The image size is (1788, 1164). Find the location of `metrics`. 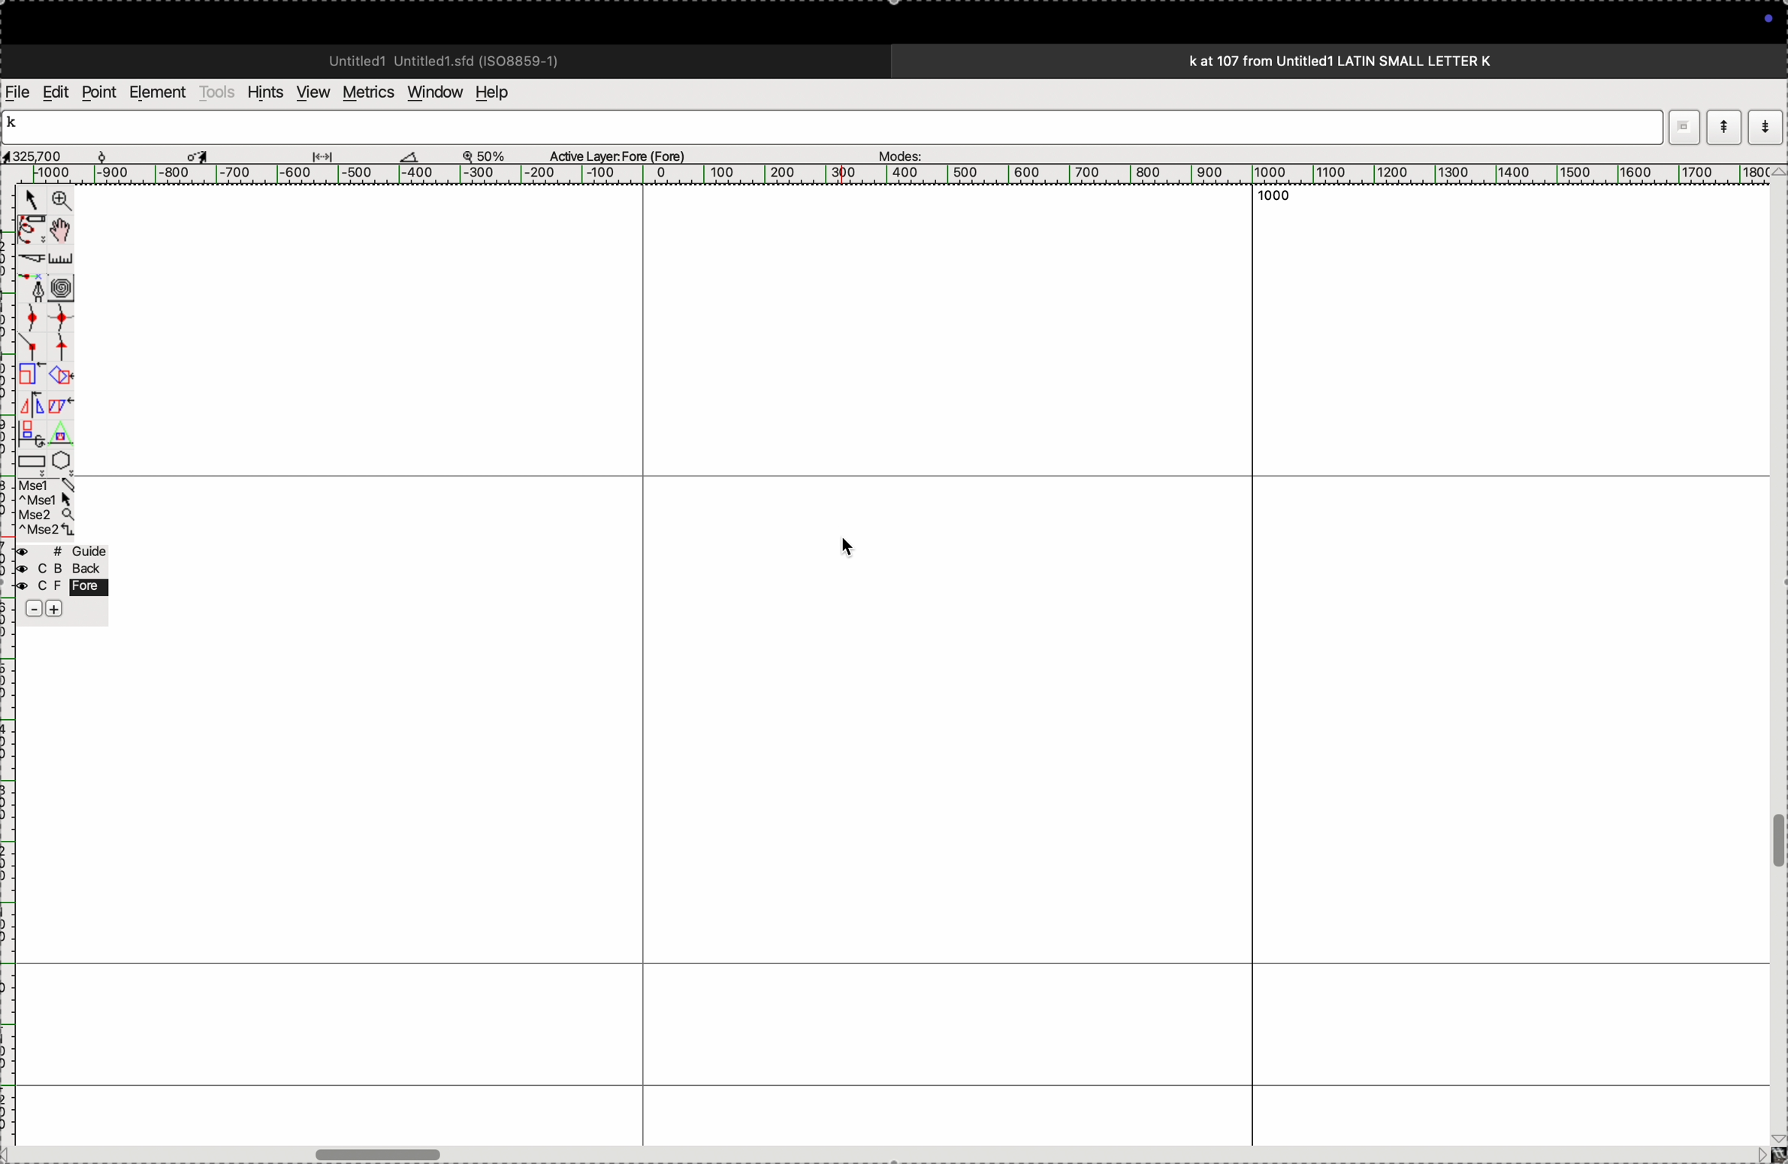

metrics is located at coordinates (367, 92).